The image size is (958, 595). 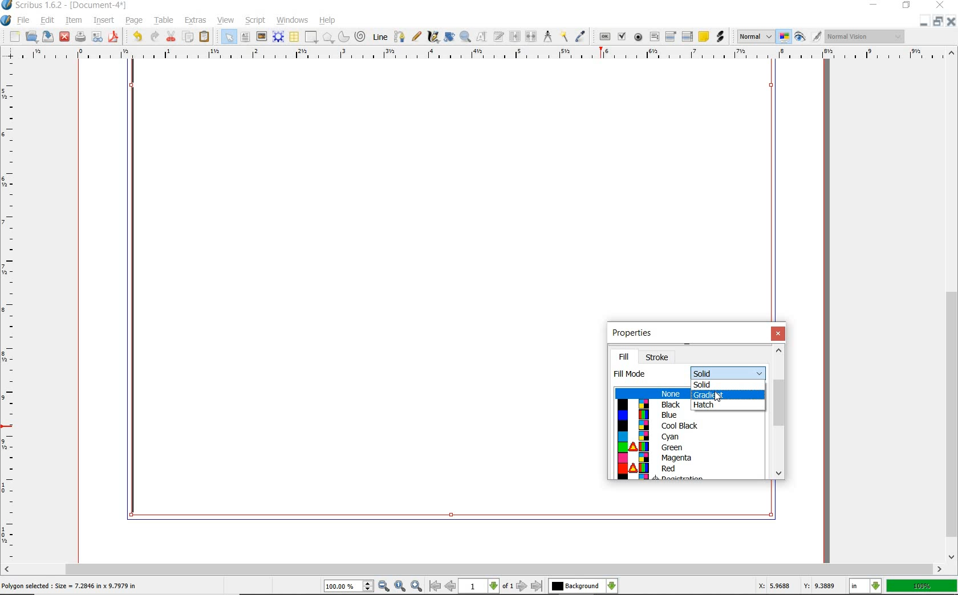 What do you see at coordinates (350, 587) in the screenshot?
I see `100.00%` at bounding box center [350, 587].